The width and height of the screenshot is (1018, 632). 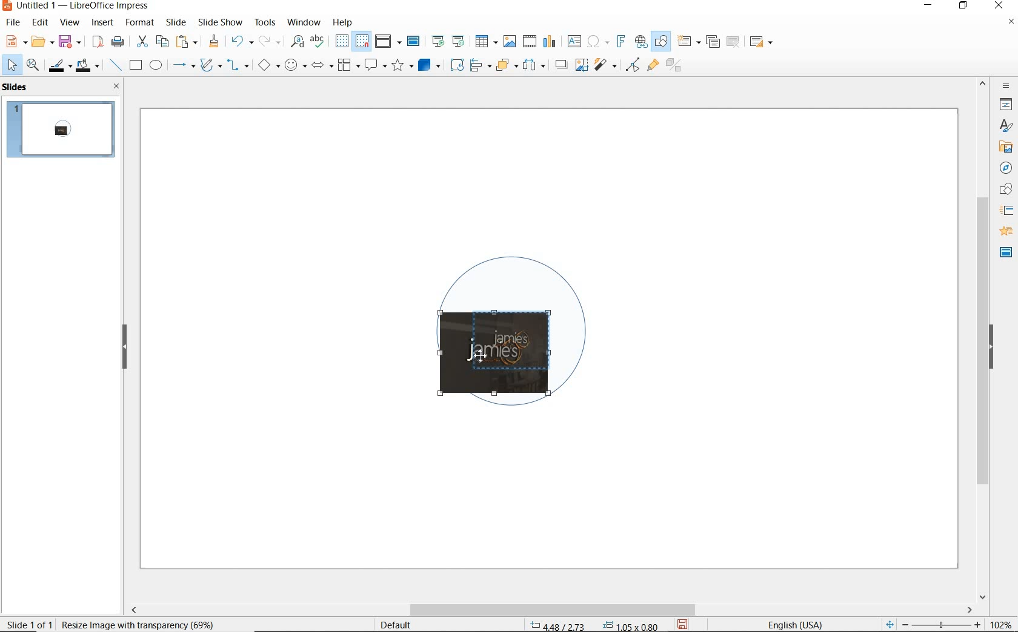 I want to click on slide layout, so click(x=762, y=42).